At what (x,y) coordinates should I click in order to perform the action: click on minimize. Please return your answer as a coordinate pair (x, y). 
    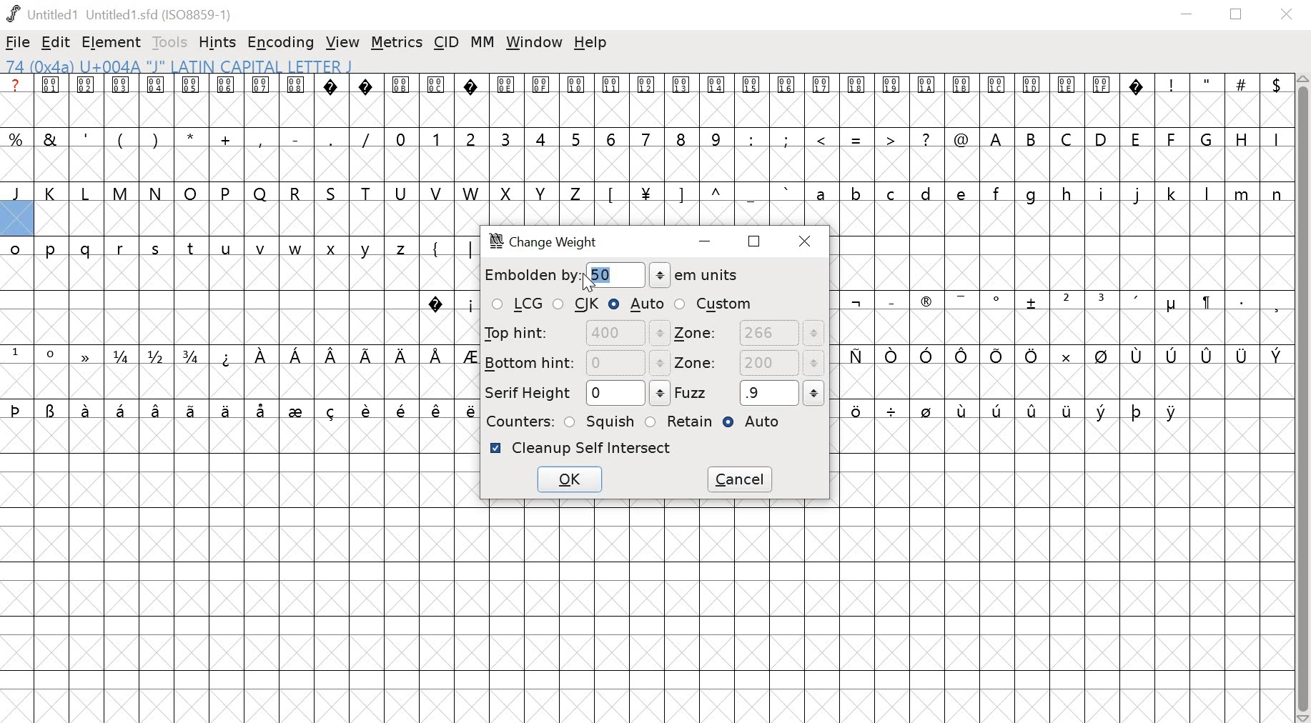
    Looking at the image, I should click on (1187, 15).